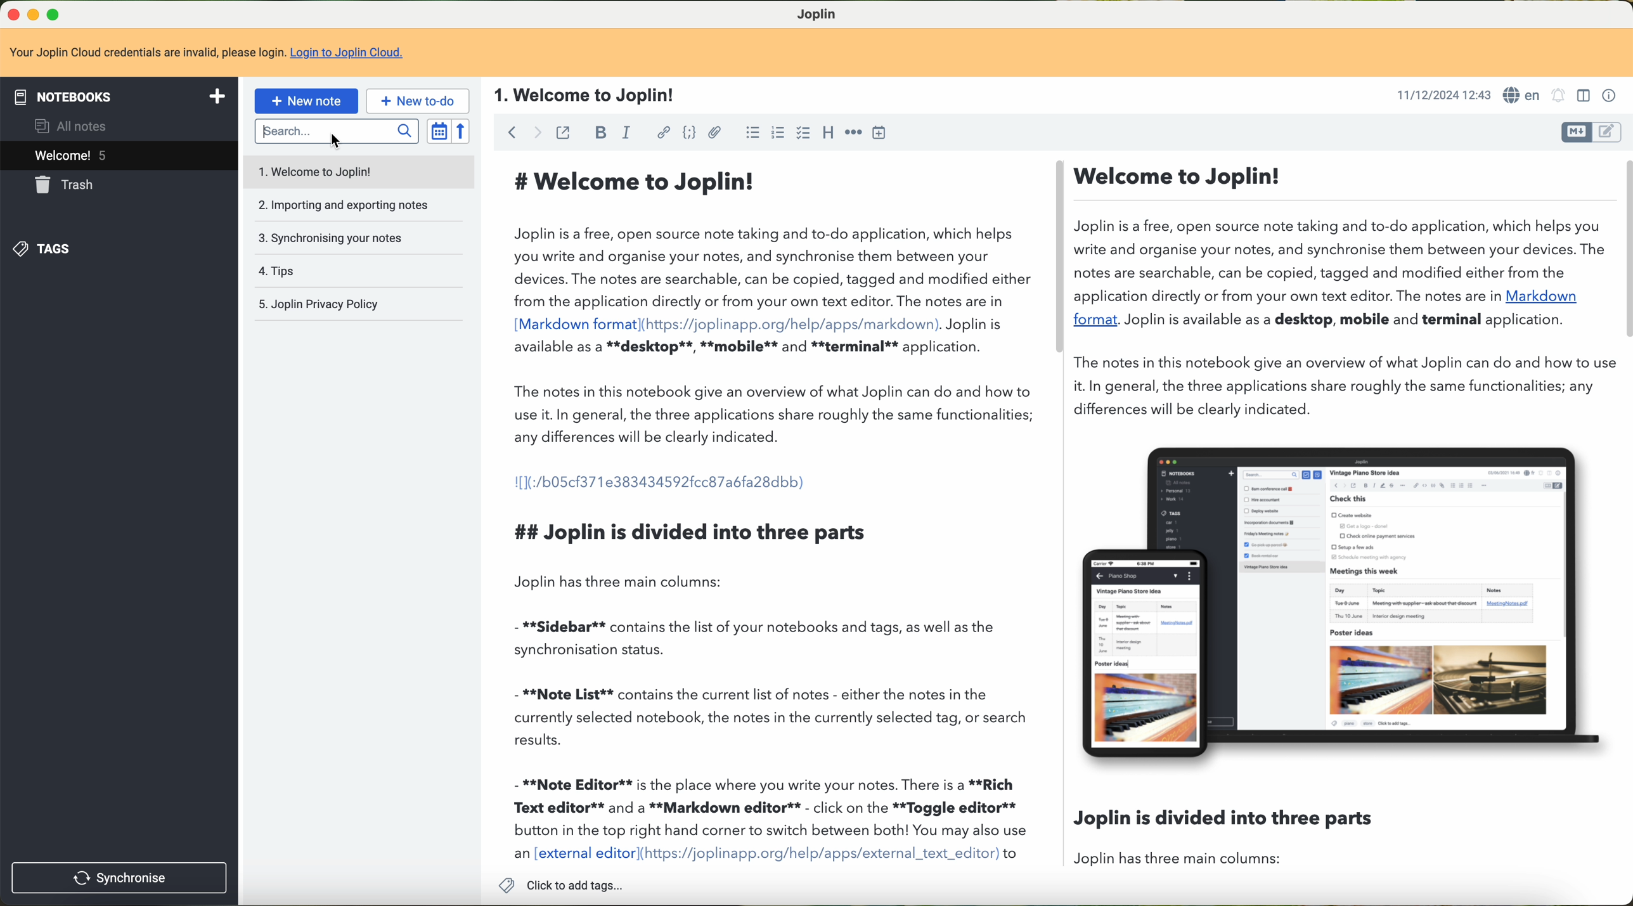  What do you see at coordinates (1623, 249) in the screenshot?
I see `scroll bar` at bounding box center [1623, 249].